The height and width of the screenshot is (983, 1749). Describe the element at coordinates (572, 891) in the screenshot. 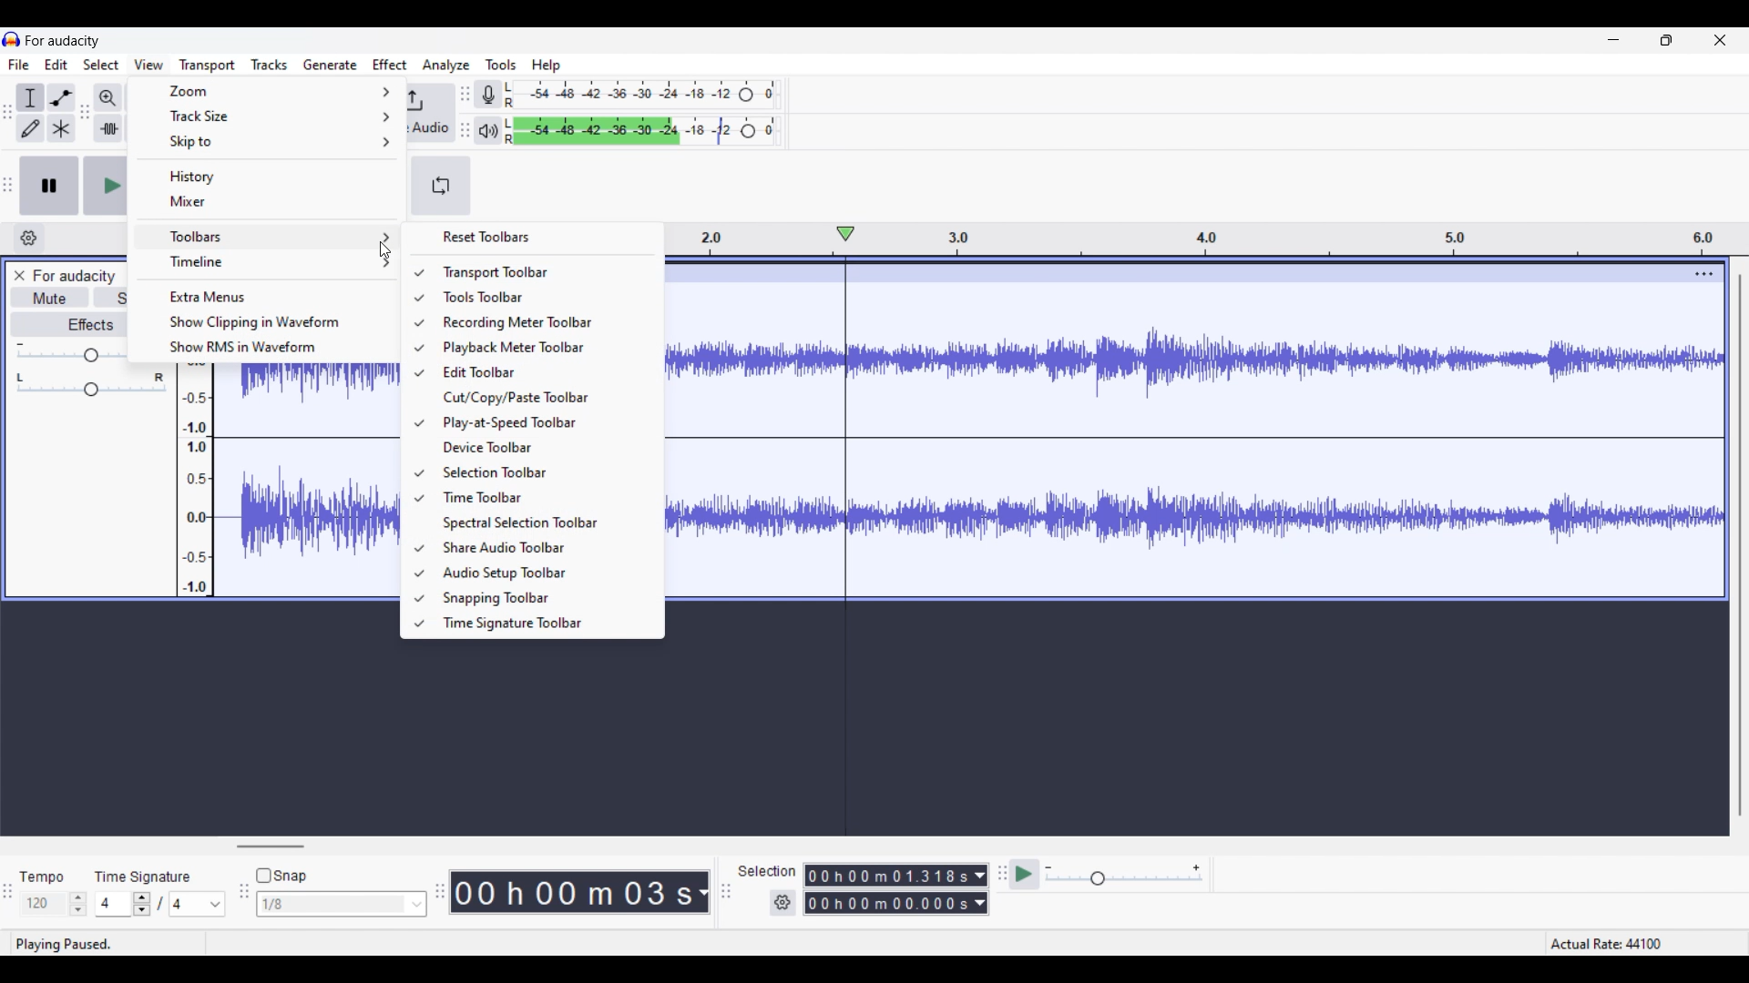

I see `Duration` at that location.